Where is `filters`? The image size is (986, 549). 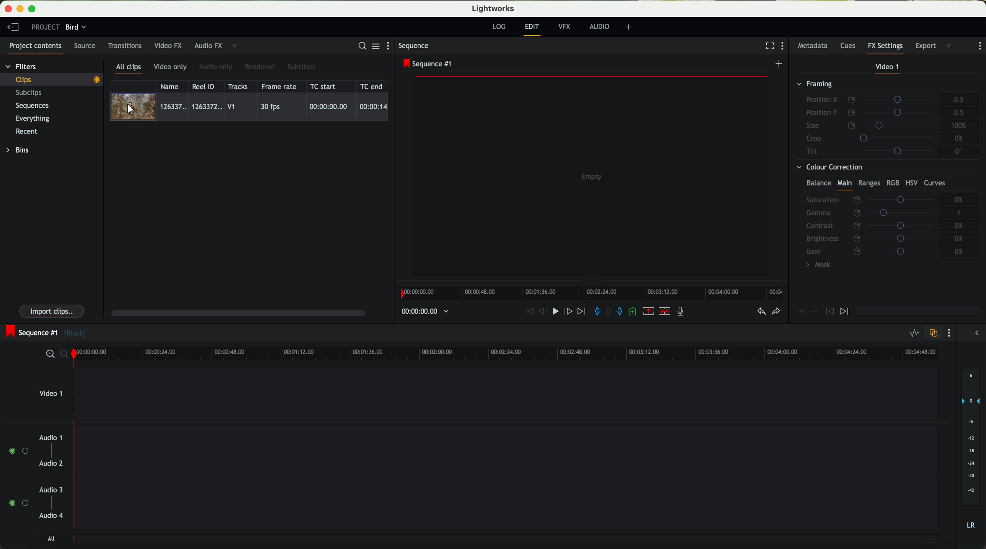
filters is located at coordinates (22, 66).